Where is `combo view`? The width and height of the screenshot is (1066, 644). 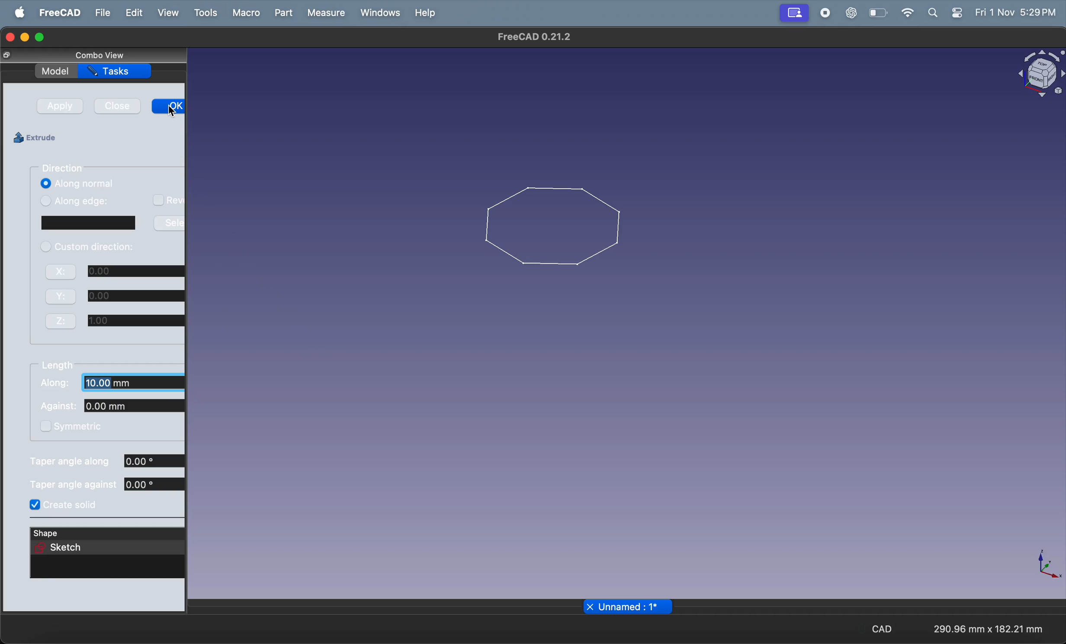 combo view is located at coordinates (104, 55).